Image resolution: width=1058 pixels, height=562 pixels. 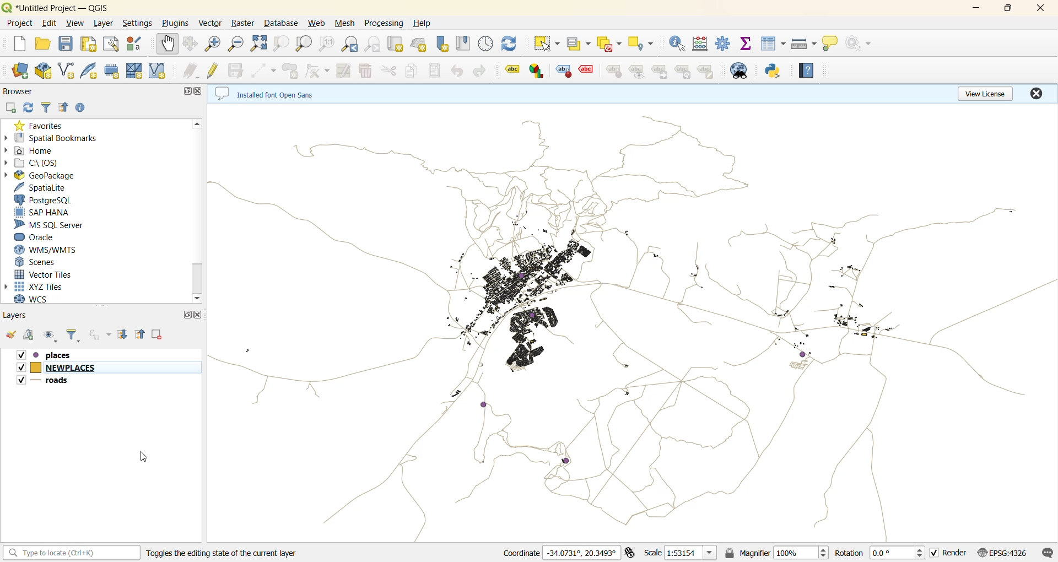 I want to click on toggle extents, so click(x=630, y=553).